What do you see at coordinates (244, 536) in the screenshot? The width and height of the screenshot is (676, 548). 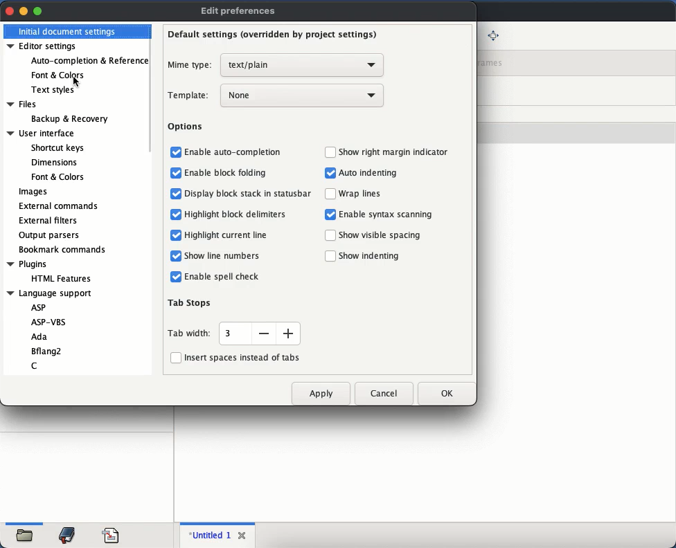 I see `close` at bounding box center [244, 536].